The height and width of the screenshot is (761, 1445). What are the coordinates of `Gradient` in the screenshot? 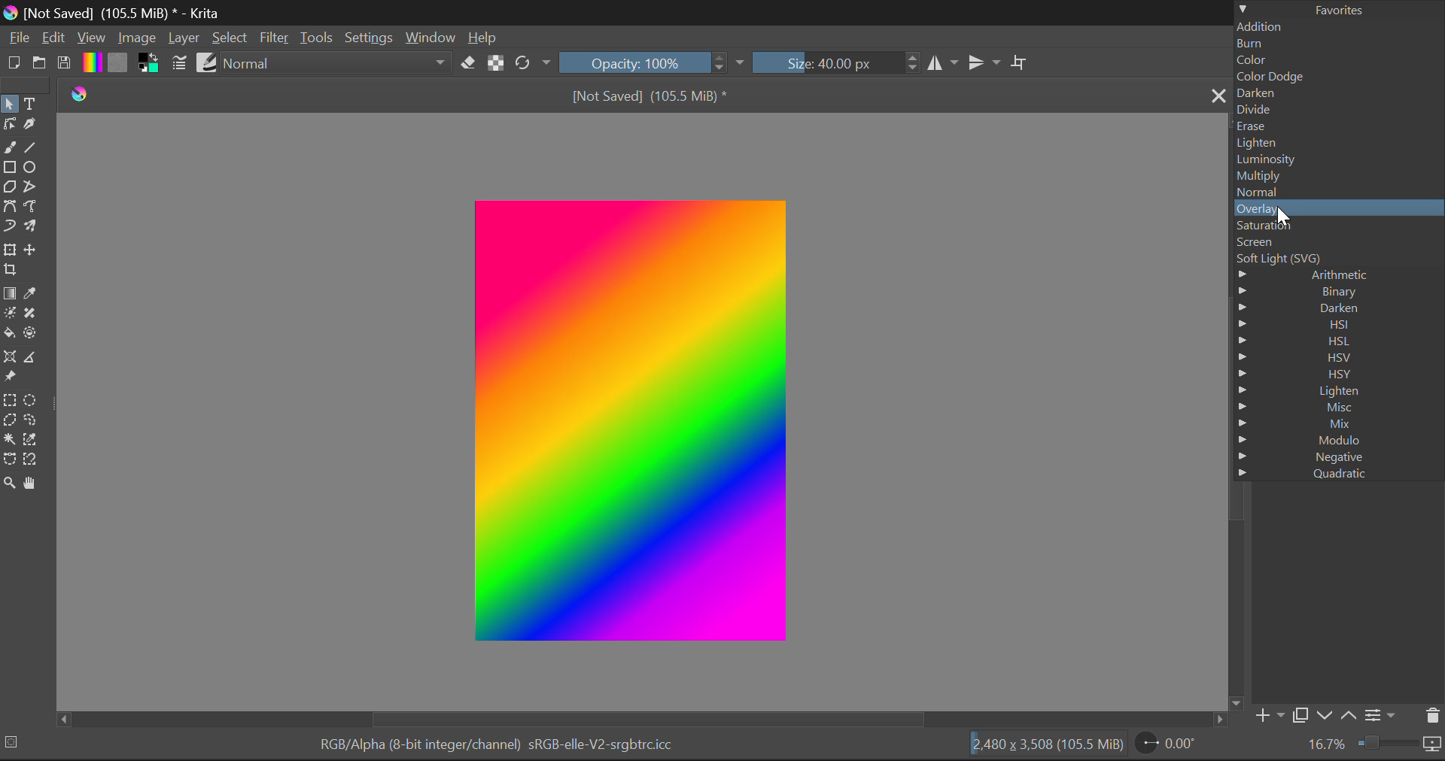 It's located at (92, 63).